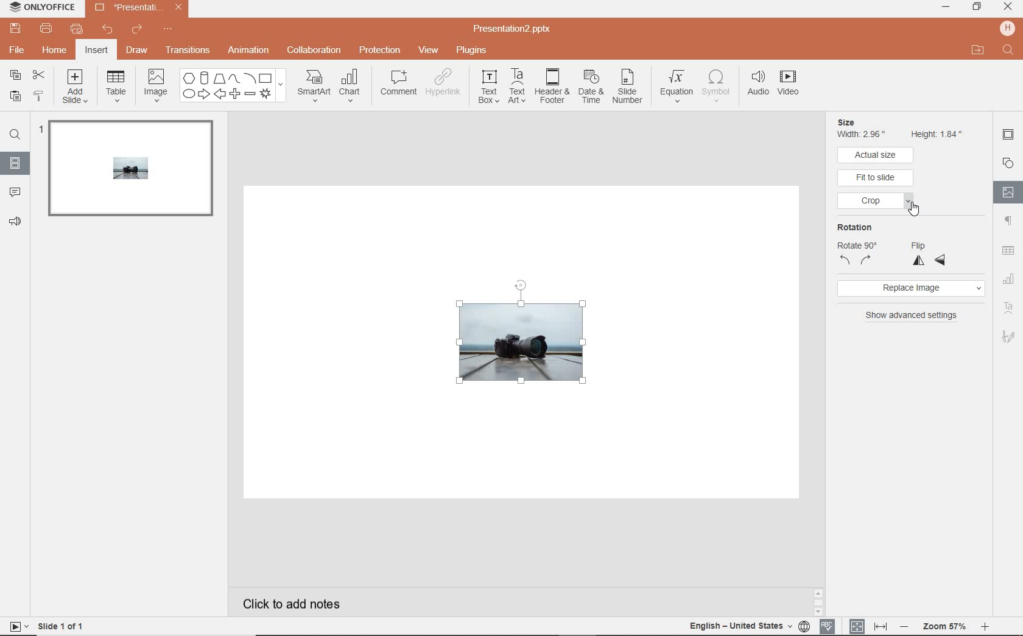  I want to click on actual size, so click(877, 155).